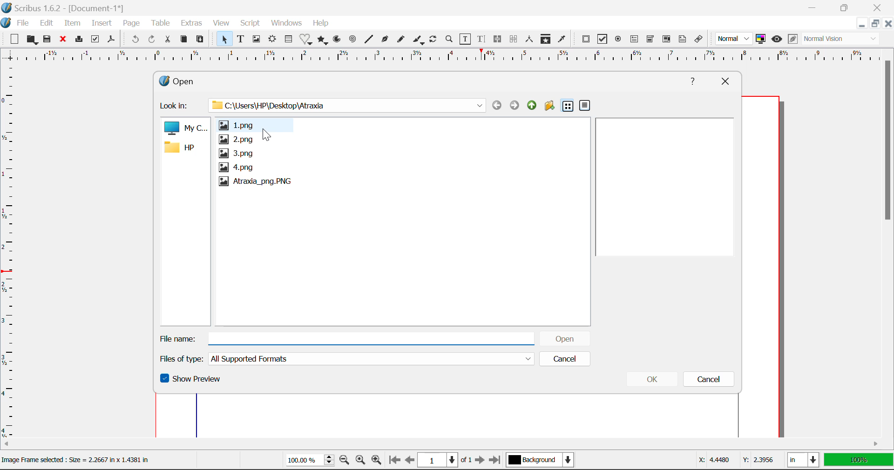  What do you see at coordinates (548, 40) in the screenshot?
I see `Copy Item Properties` at bounding box center [548, 40].